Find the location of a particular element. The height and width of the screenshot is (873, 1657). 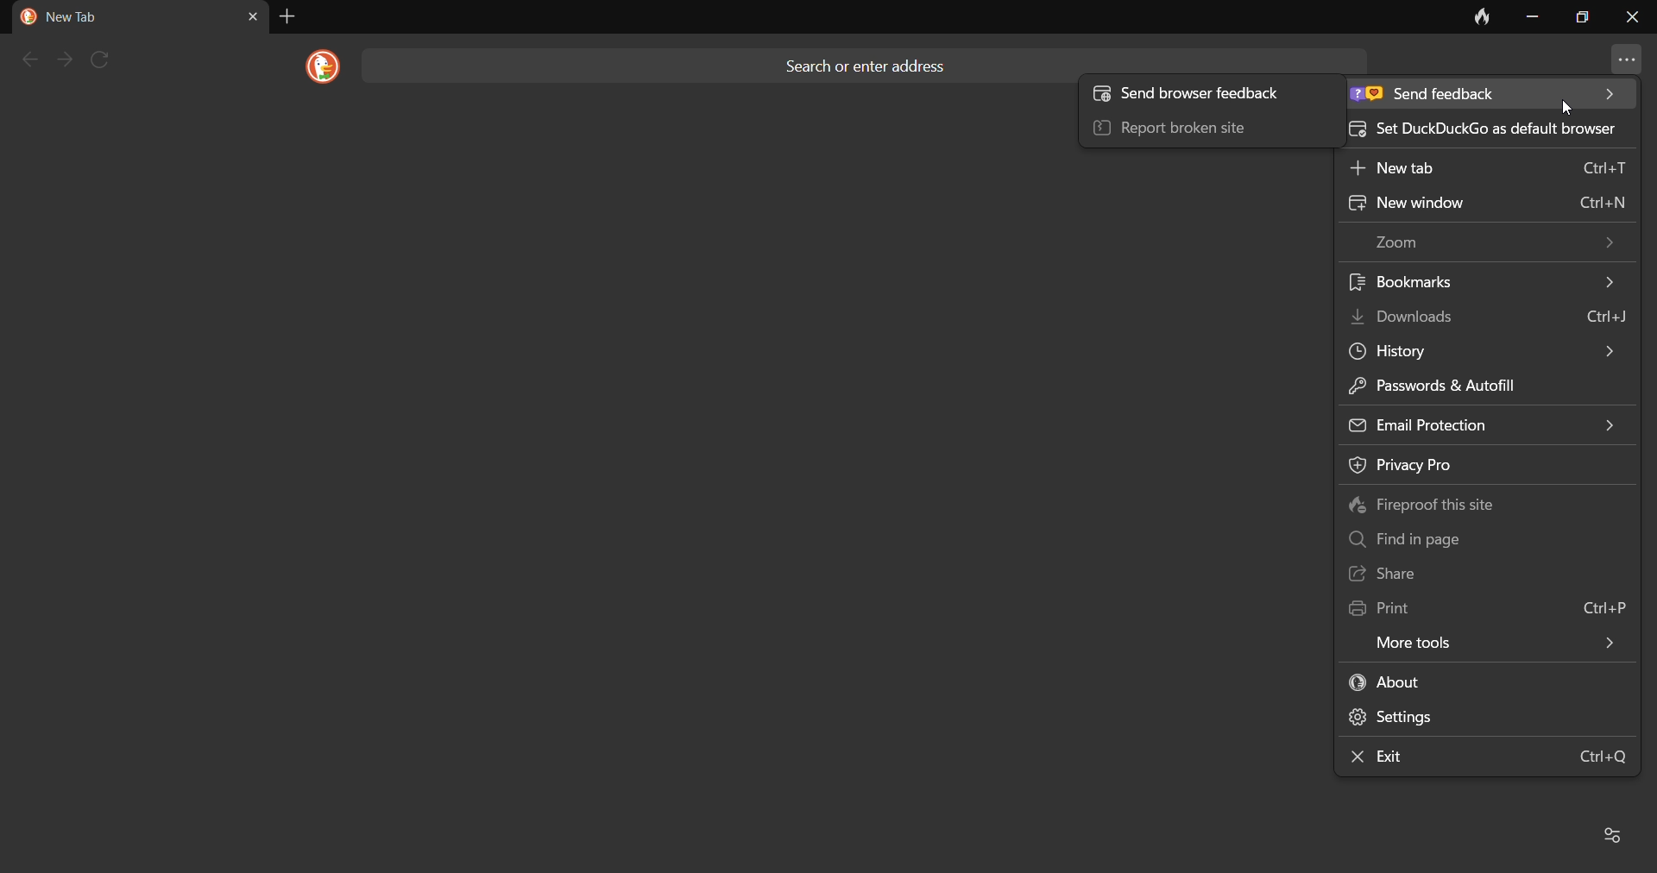

Send browser feedback is located at coordinates (1207, 96).